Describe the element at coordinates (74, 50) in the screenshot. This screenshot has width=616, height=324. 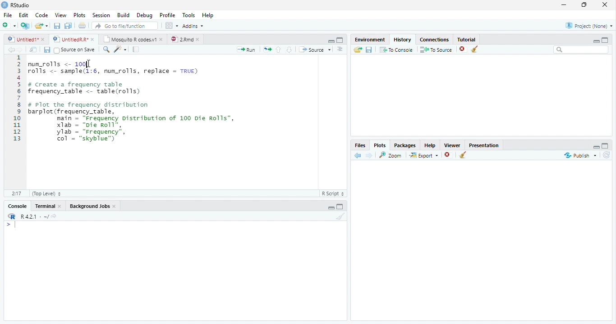
I see `Source on Save` at that location.